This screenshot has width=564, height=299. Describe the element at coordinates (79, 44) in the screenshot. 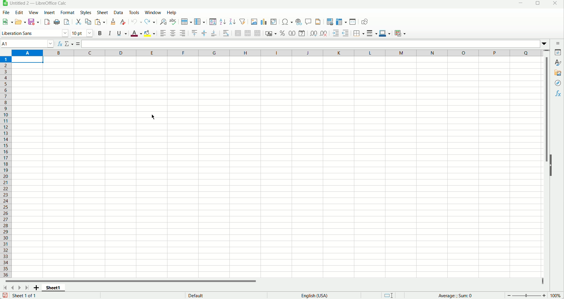

I see `Formula` at that location.